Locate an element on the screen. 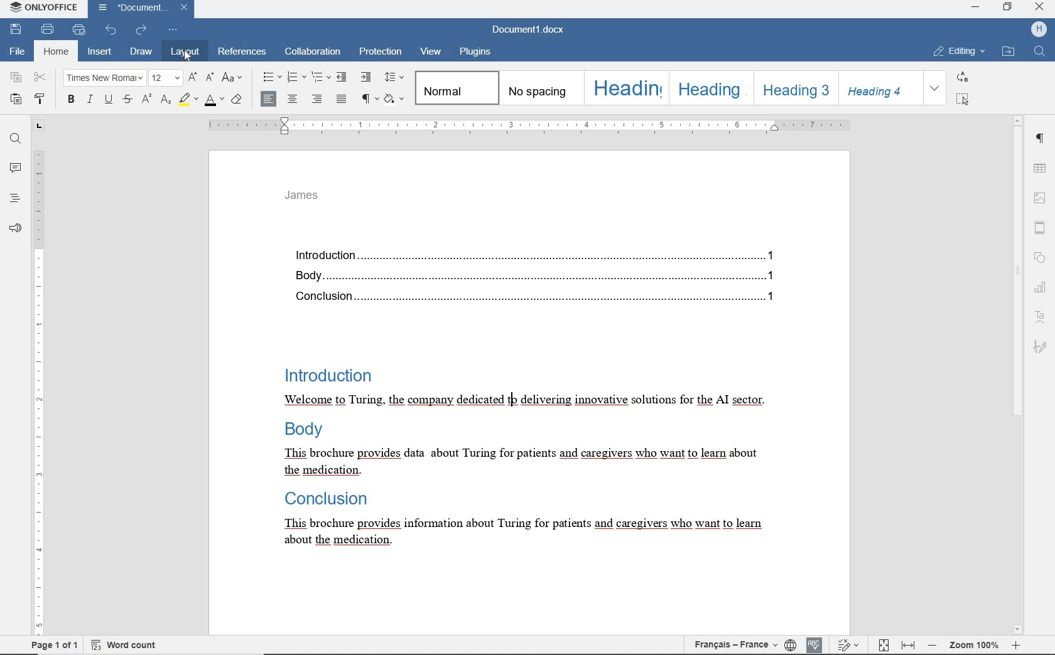  file is located at coordinates (18, 52).